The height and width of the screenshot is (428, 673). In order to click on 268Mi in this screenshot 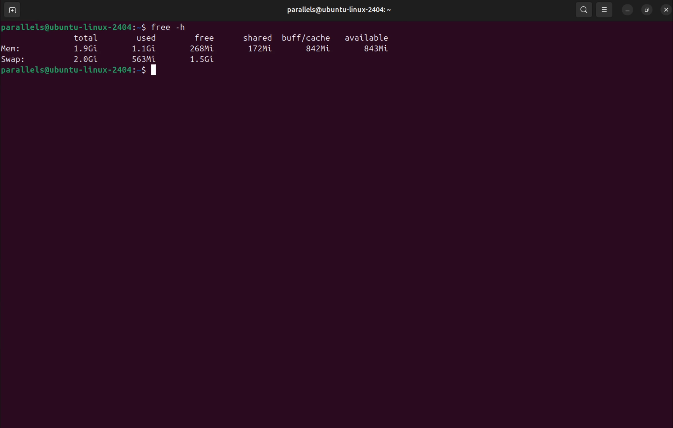, I will do `click(204, 48)`.